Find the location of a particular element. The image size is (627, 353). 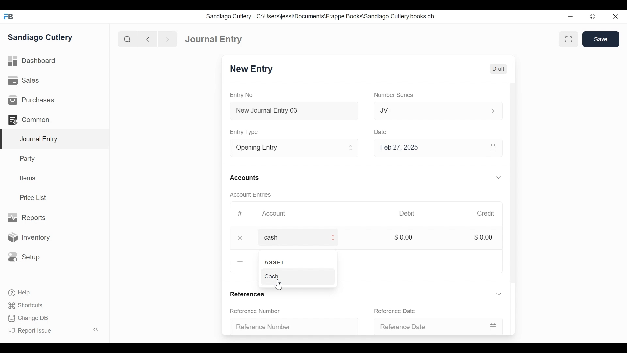

Frappe Books Desktop Icon is located at coordinates (8, 17).